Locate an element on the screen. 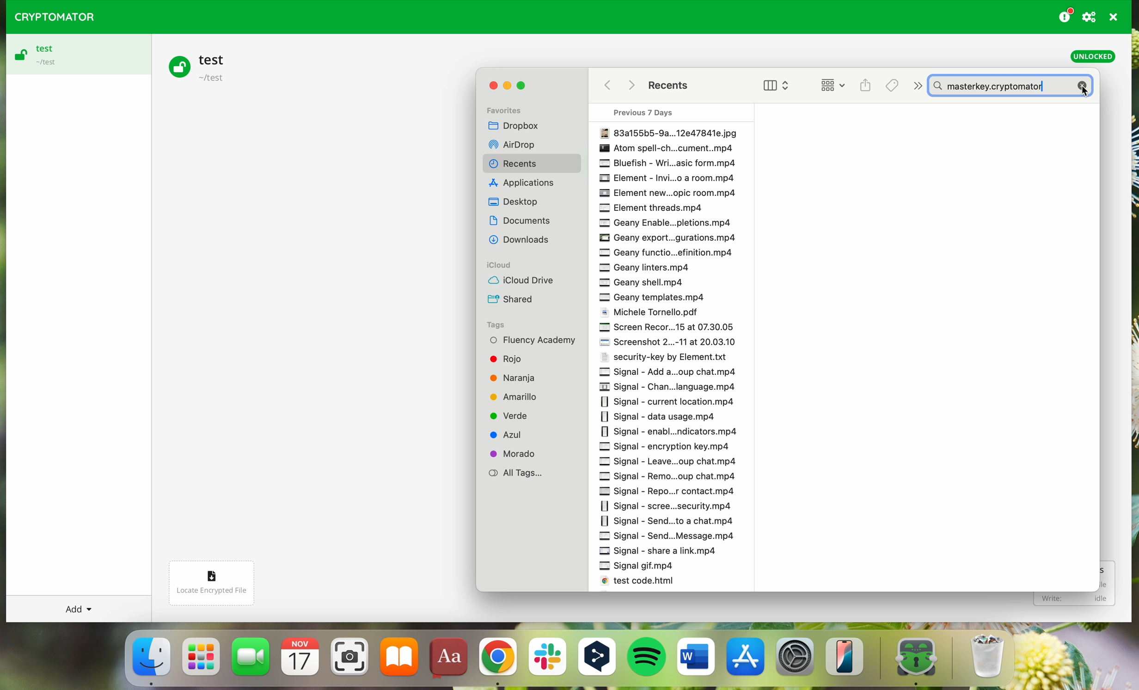 The width and height of the screenshot is (1139, 690). Naranja is located at coordinates (522, 377).